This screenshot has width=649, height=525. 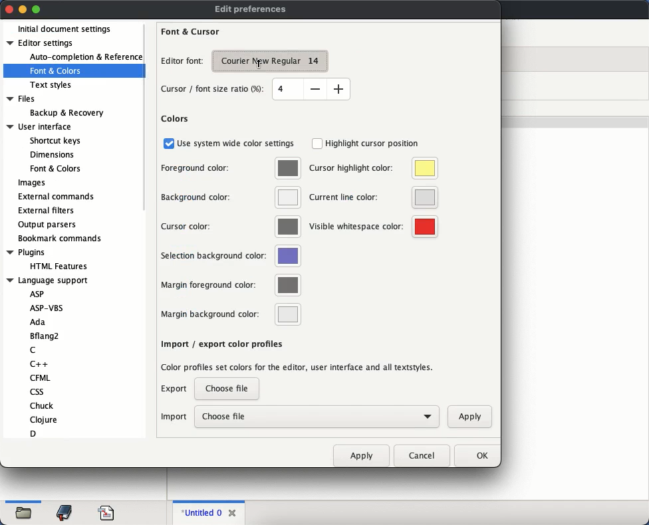 What do you see at coordinates (147, 118) in the screenshot?
I see `scroll` at bounding box center [147, 118].